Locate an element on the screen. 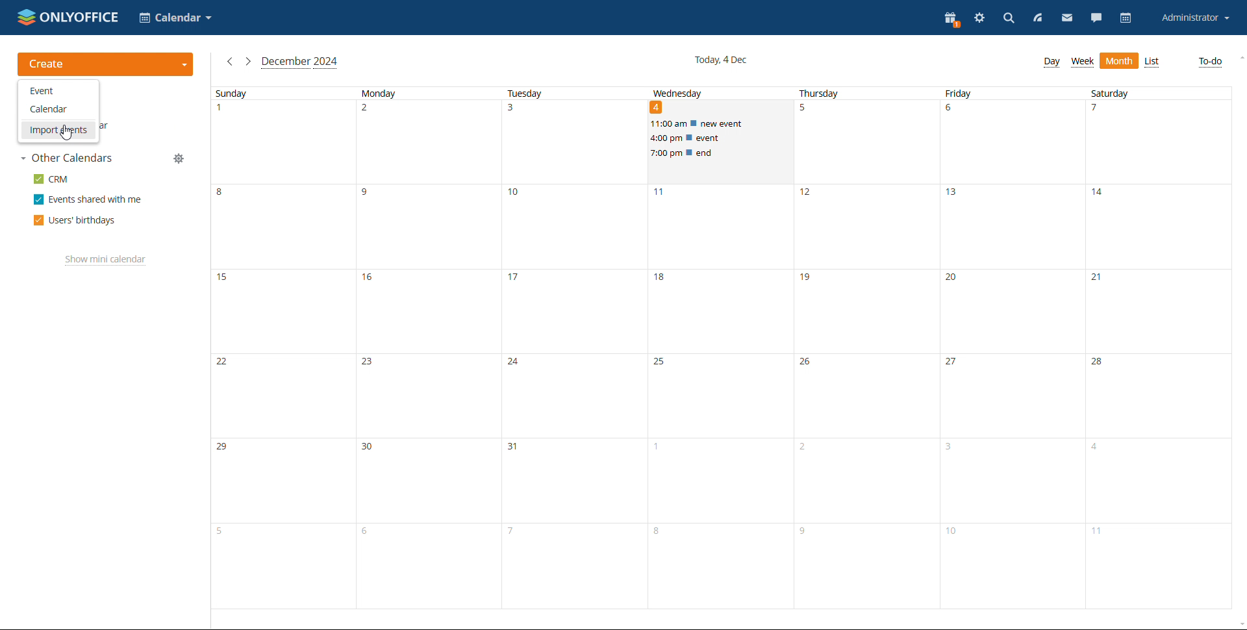 This screenshot has width=1247, height=630. wednesday is located at coordinates (679, 92).